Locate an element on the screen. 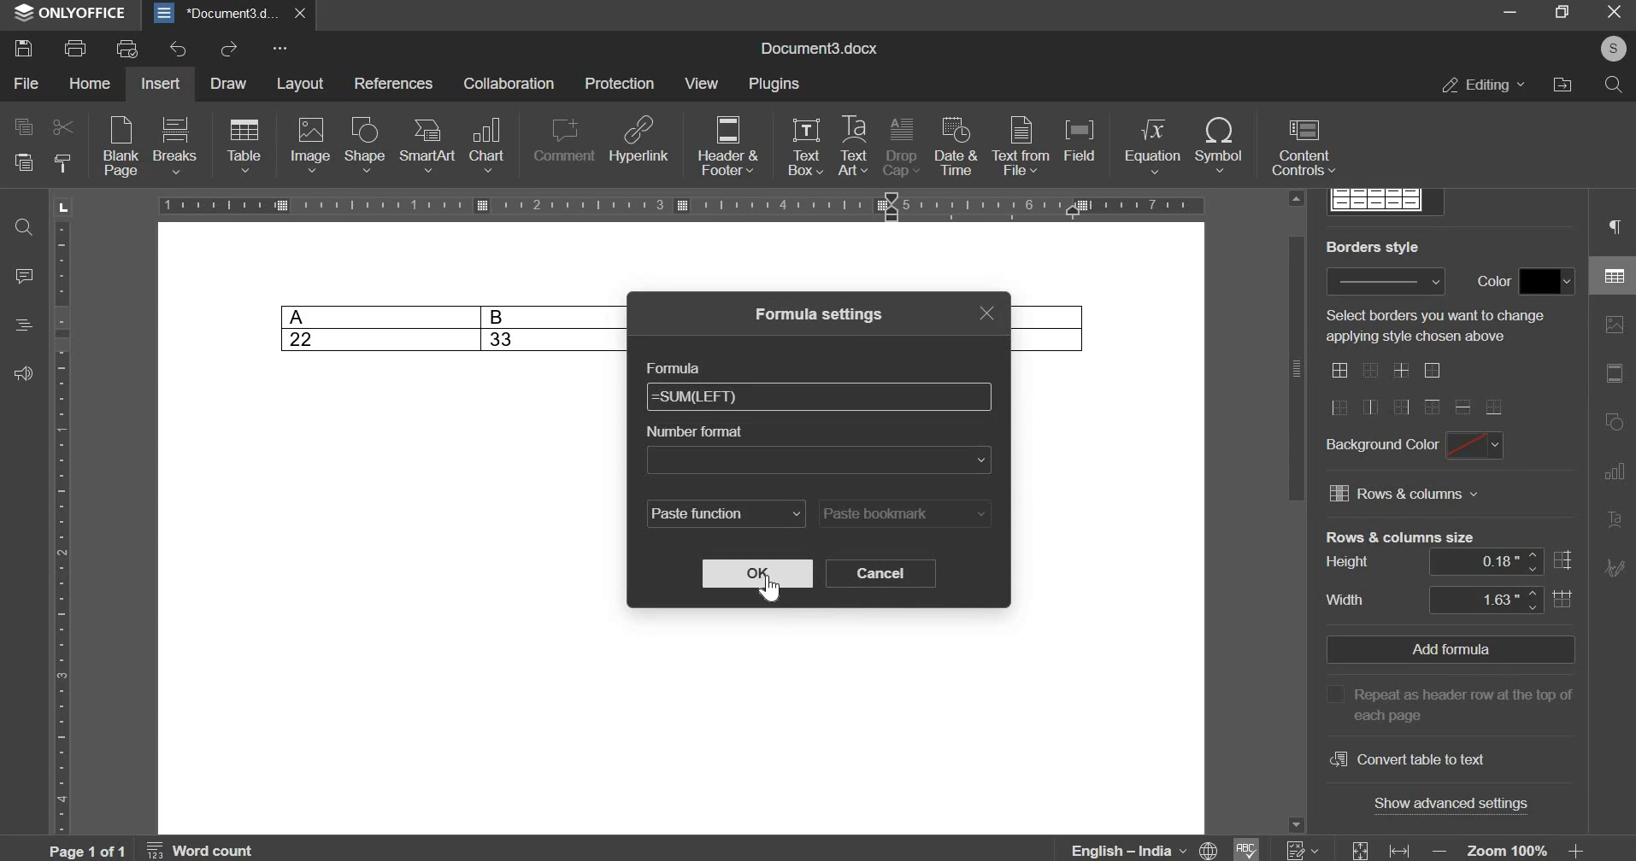  comment is located at coordinates (561, 140).